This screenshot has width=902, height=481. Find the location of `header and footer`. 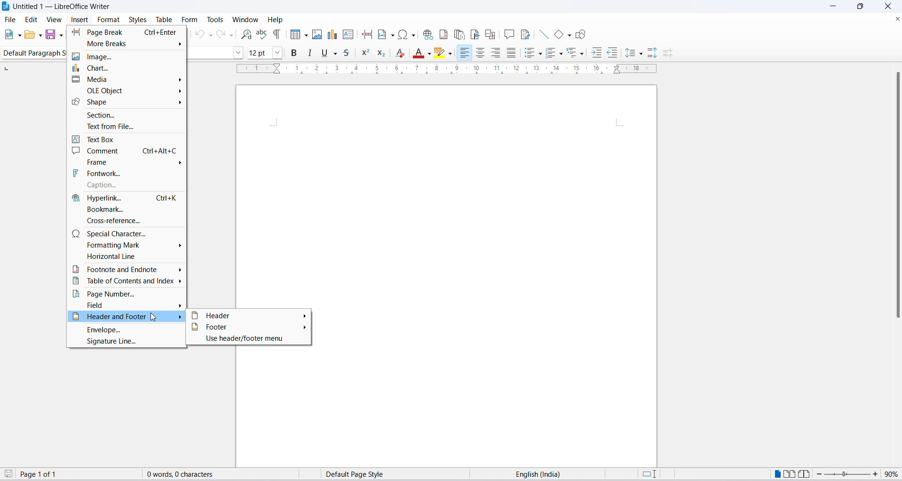

header and footer is located at coordinates (127, 318).